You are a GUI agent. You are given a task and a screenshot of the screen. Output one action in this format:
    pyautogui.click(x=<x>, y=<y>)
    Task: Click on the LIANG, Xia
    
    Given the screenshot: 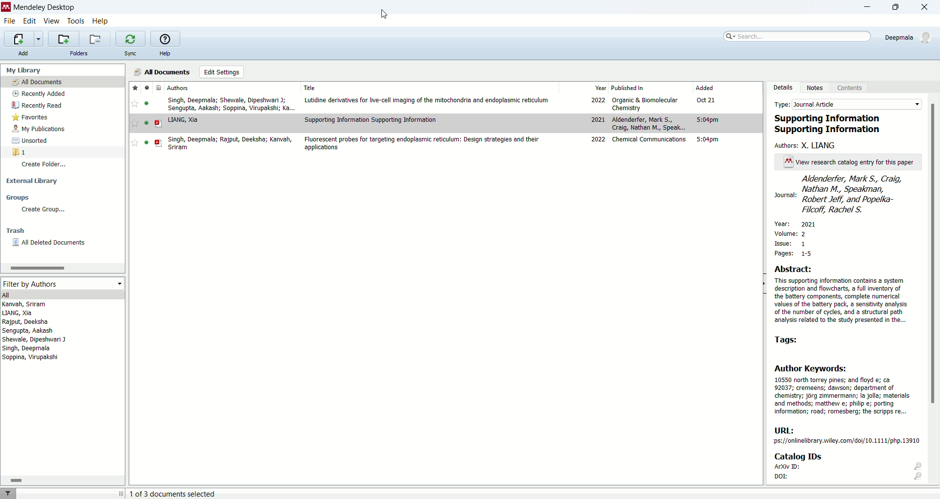 What is the action you would take?
    pyautogui.click(x=183, y=120)
    